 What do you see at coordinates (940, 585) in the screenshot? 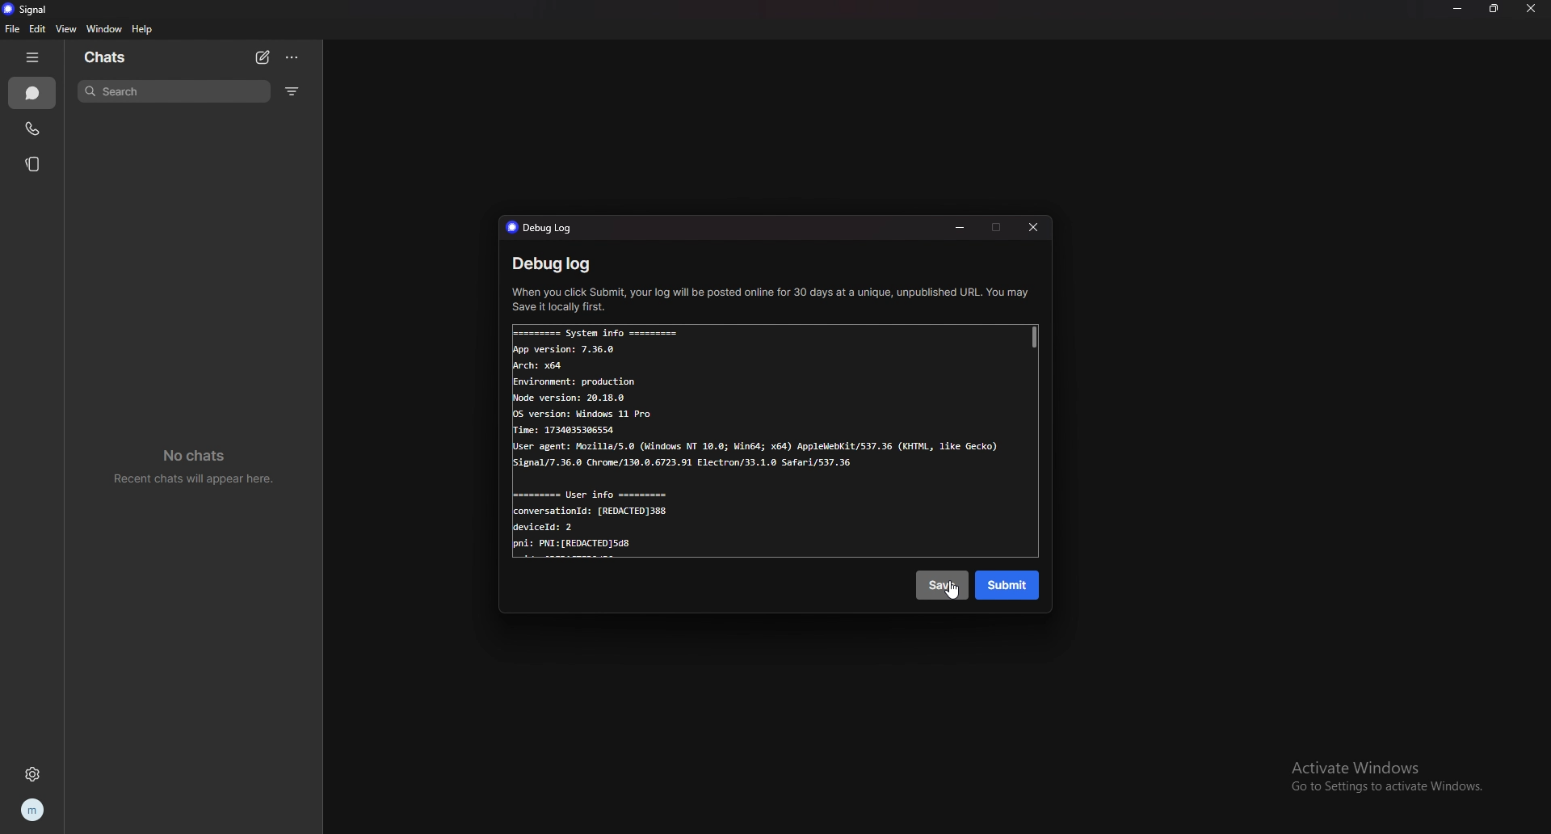
I see `save` at bounding box center [940, 585].